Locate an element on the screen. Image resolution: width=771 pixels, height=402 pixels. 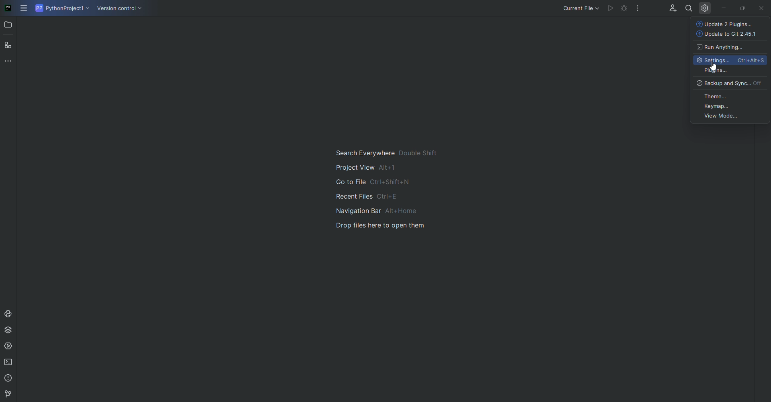
Update 2 Plugins is located at coordinates (730, 24).